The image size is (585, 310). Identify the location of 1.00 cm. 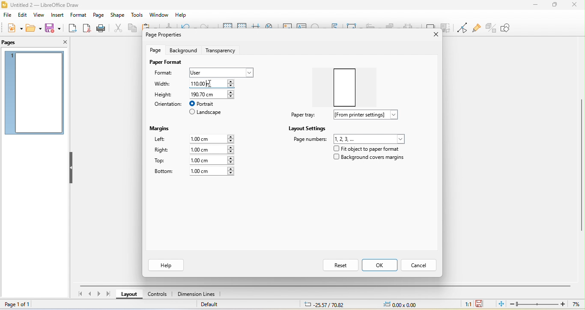
(213, 138).